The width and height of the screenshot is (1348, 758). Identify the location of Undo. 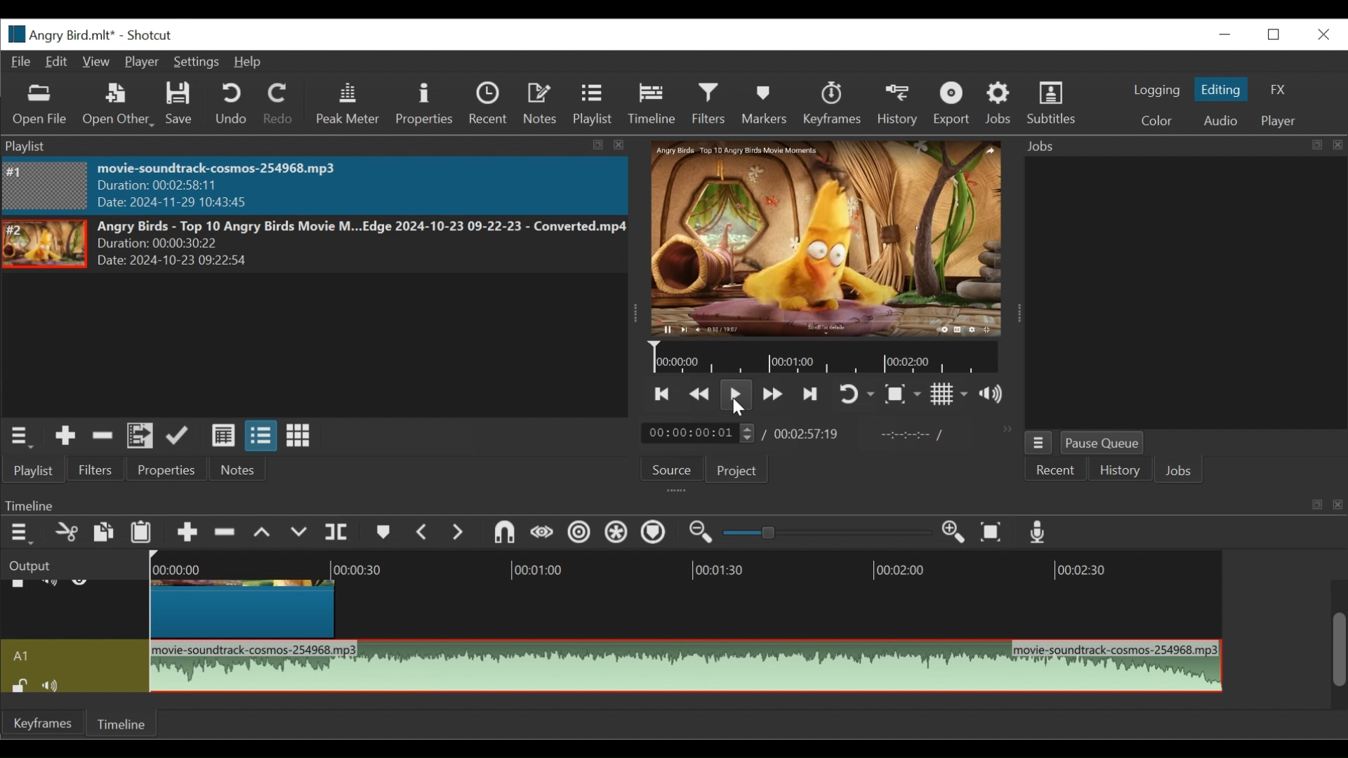
(232, 104).